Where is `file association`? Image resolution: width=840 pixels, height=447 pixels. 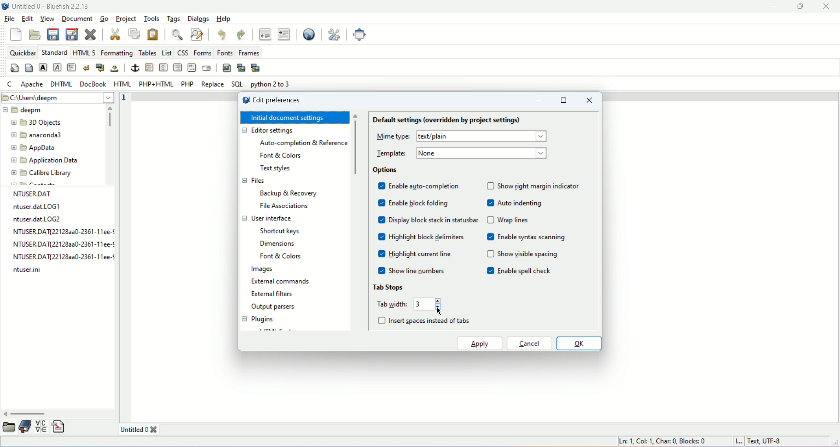 file association is located at coordinates (283, 206).